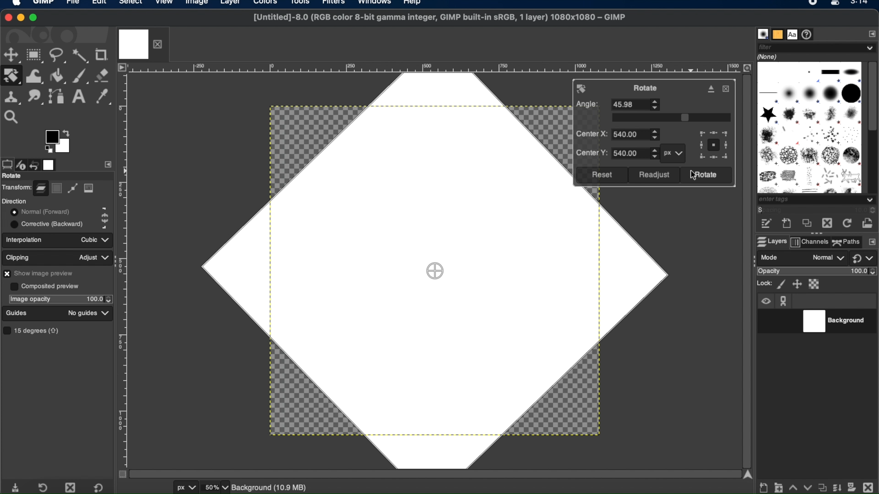  What do you see at coordinates (160, 43) in the screenshot?
I see `close layer tab` at bounding box center [160, 43].